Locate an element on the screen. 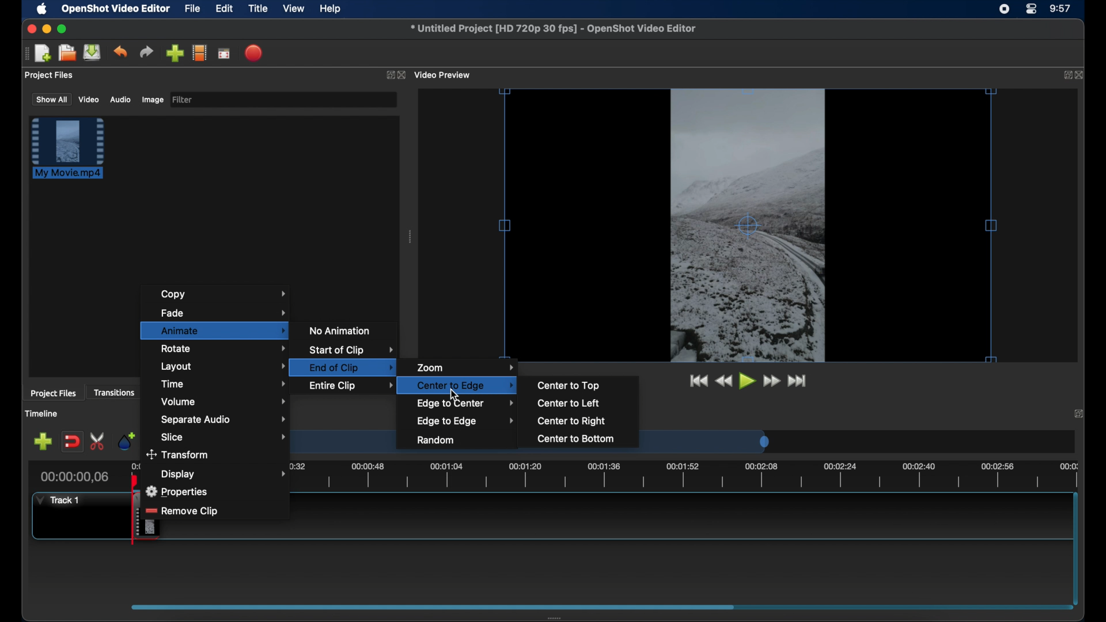 The width and height of the screenshot is (1106, 622). scroll box is located at coordinates (429, 606).